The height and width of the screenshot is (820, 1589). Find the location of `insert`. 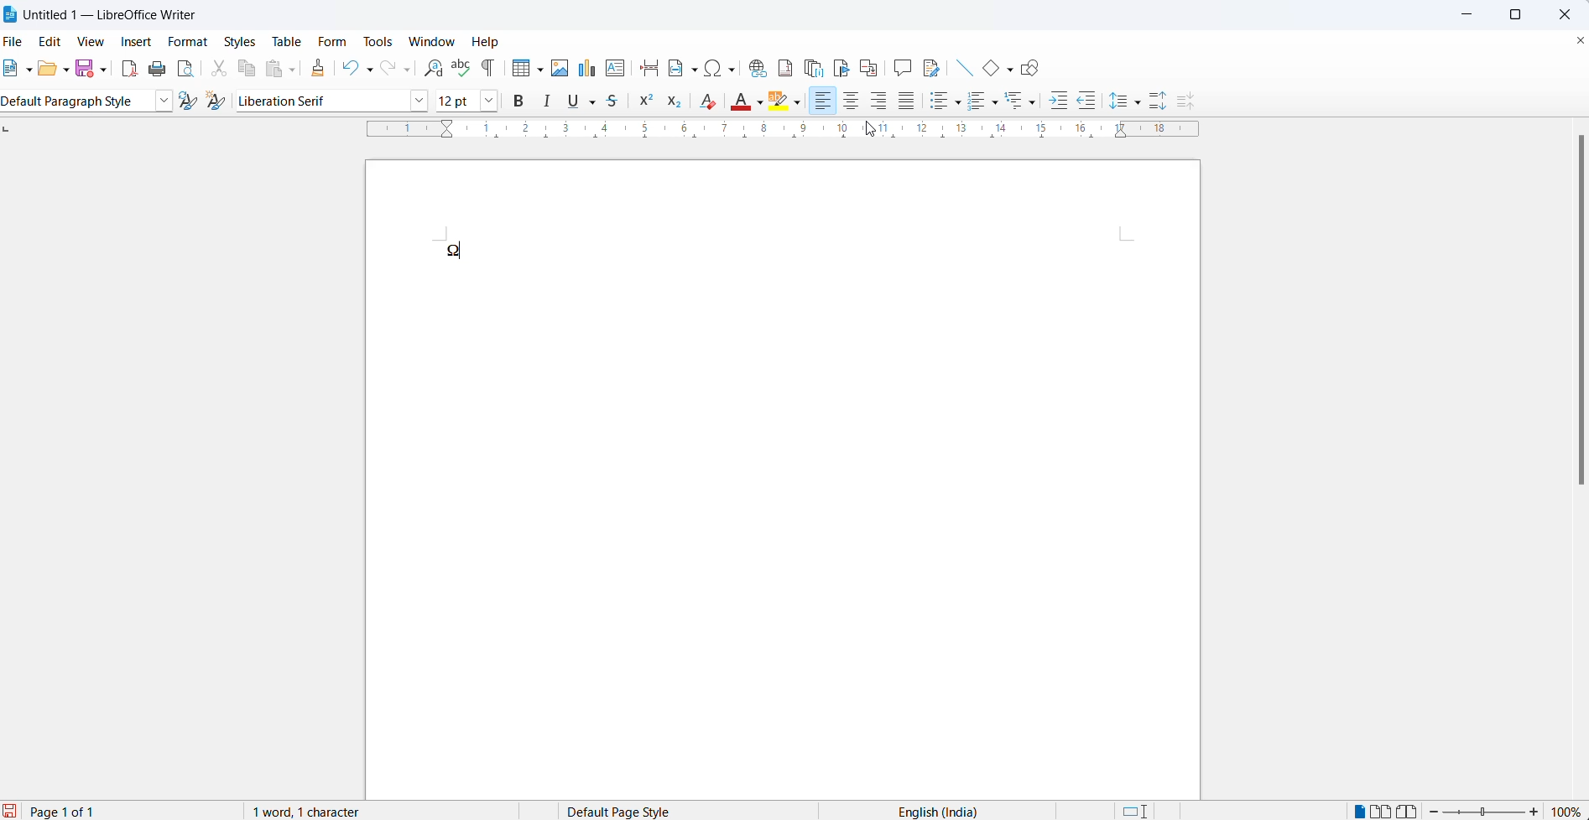

insert is located at coordinates (136, 40).